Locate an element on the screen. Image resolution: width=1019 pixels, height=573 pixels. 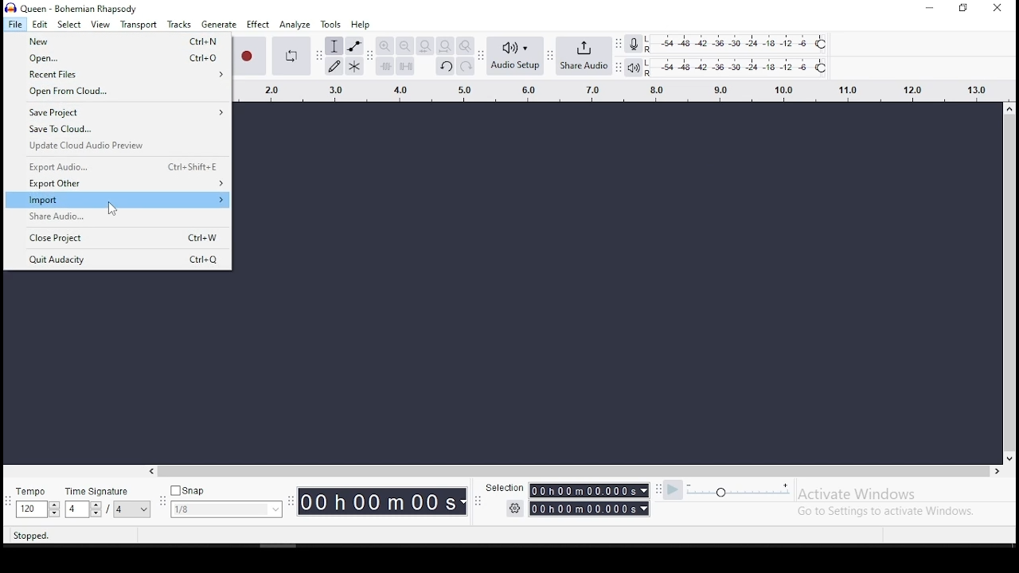
trim audio outside selection is located at coordinates (385, 67).